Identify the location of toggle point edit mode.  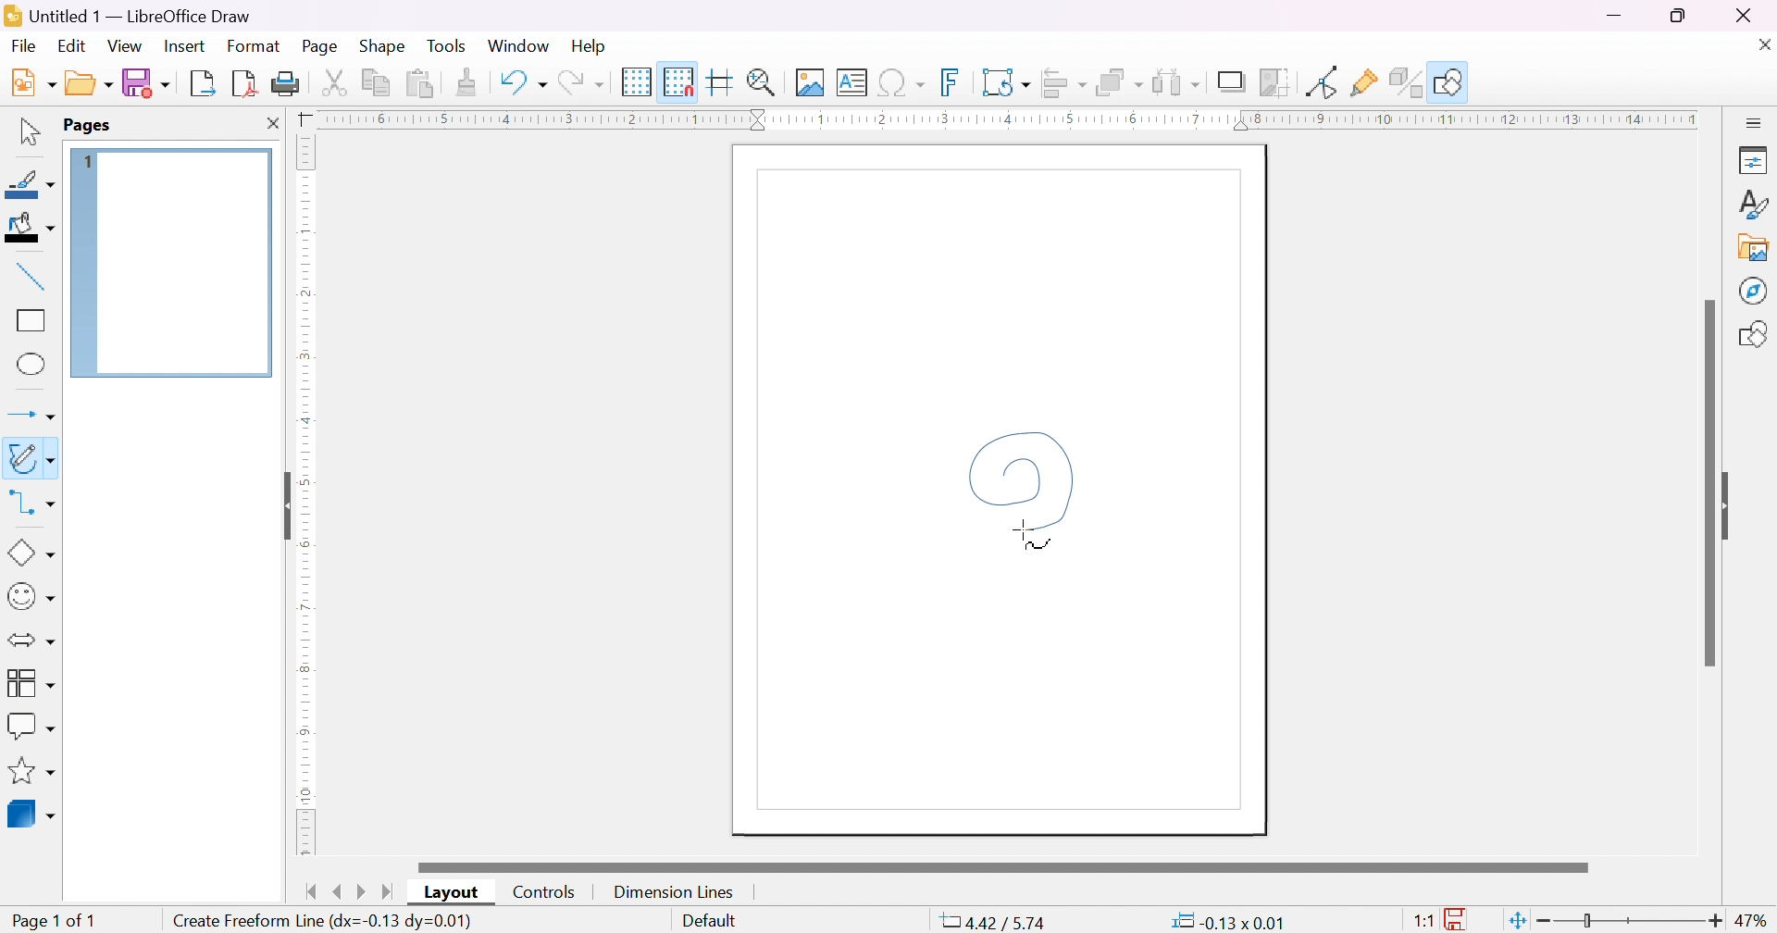
(1325, 81).